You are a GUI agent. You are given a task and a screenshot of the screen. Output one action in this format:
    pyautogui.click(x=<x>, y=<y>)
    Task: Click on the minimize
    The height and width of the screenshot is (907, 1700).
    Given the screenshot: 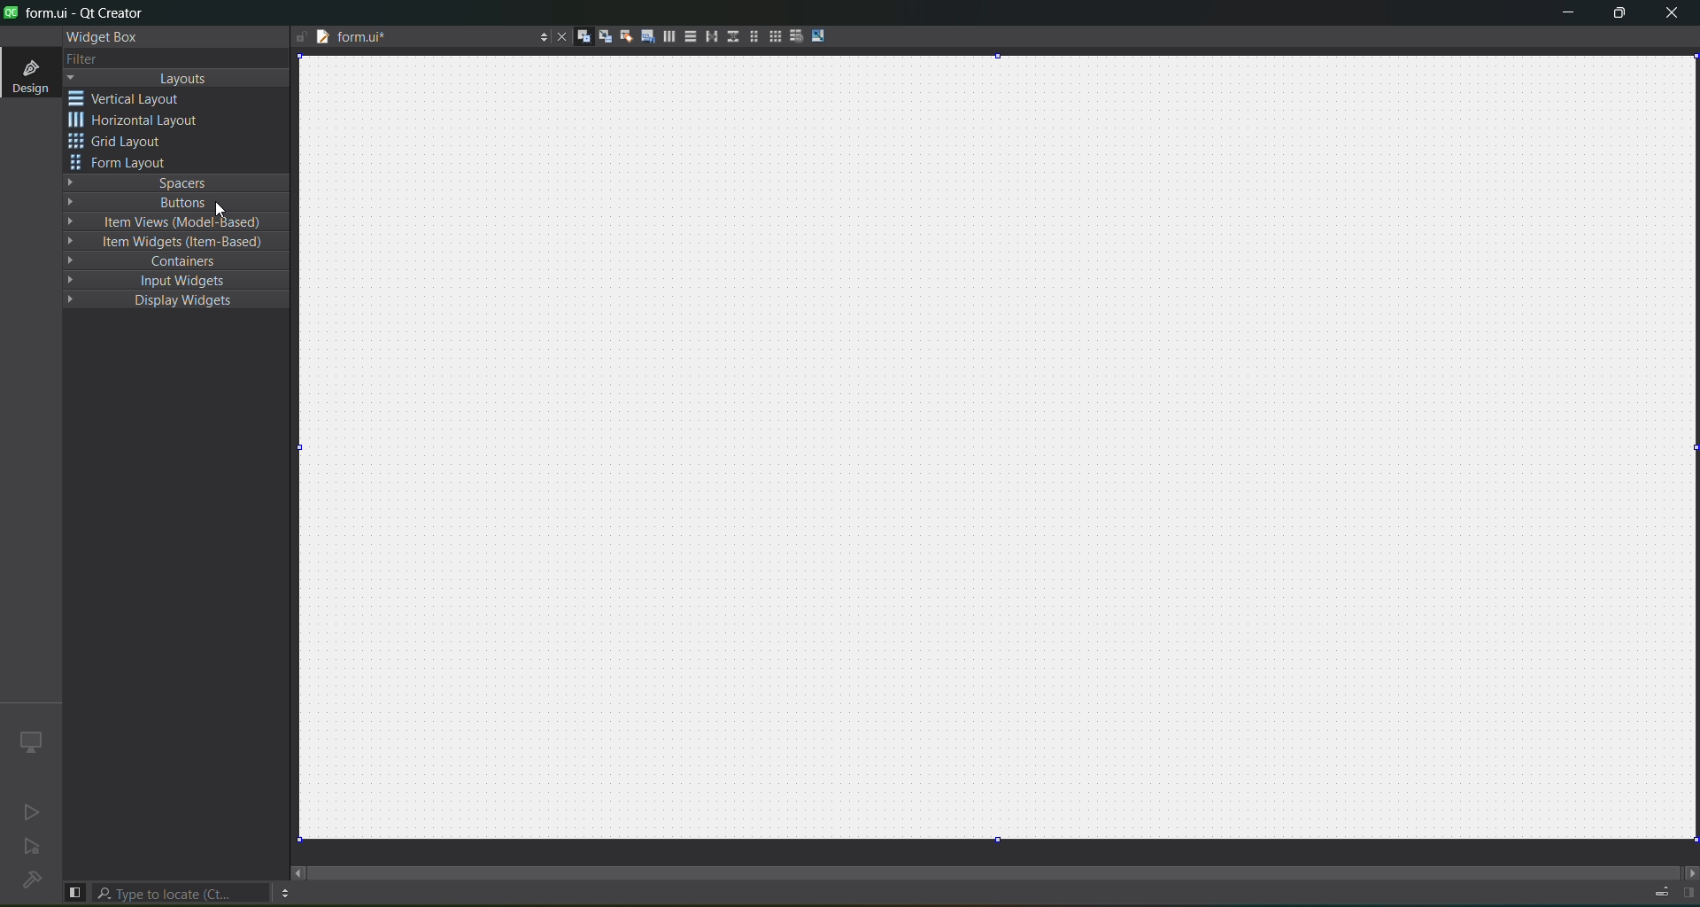 What is the action you would take?
    pyautogui.click(x=1562, y=15)
    